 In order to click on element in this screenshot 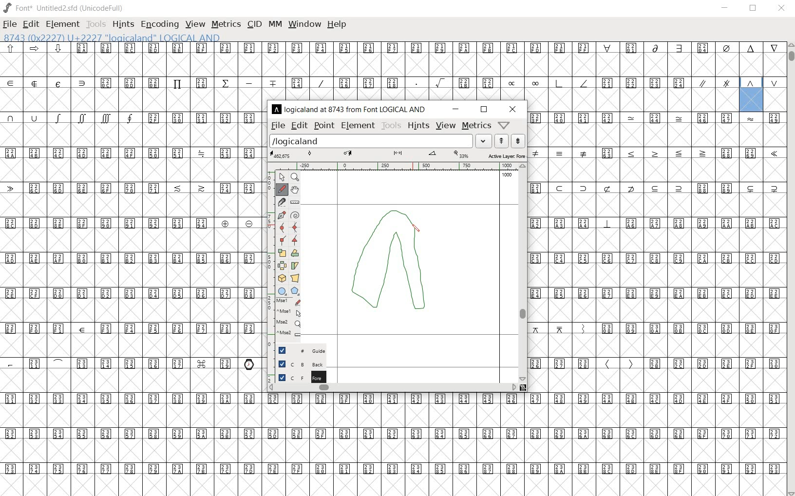, I will do `click(358, 125)`.